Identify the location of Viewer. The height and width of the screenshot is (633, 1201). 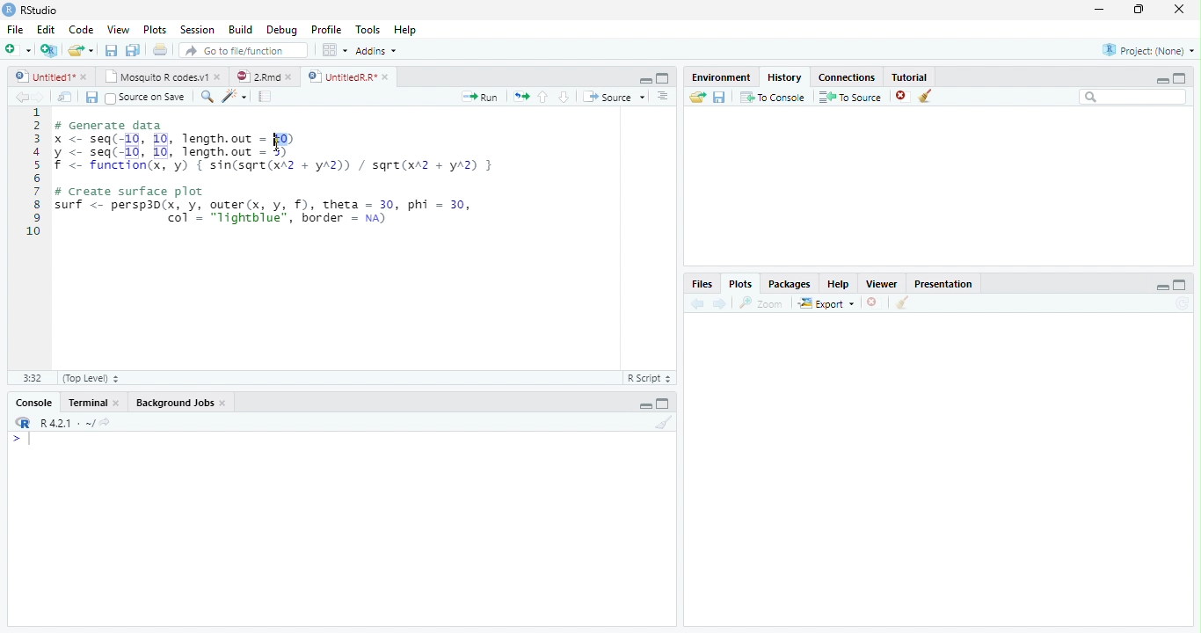
(881, 283).